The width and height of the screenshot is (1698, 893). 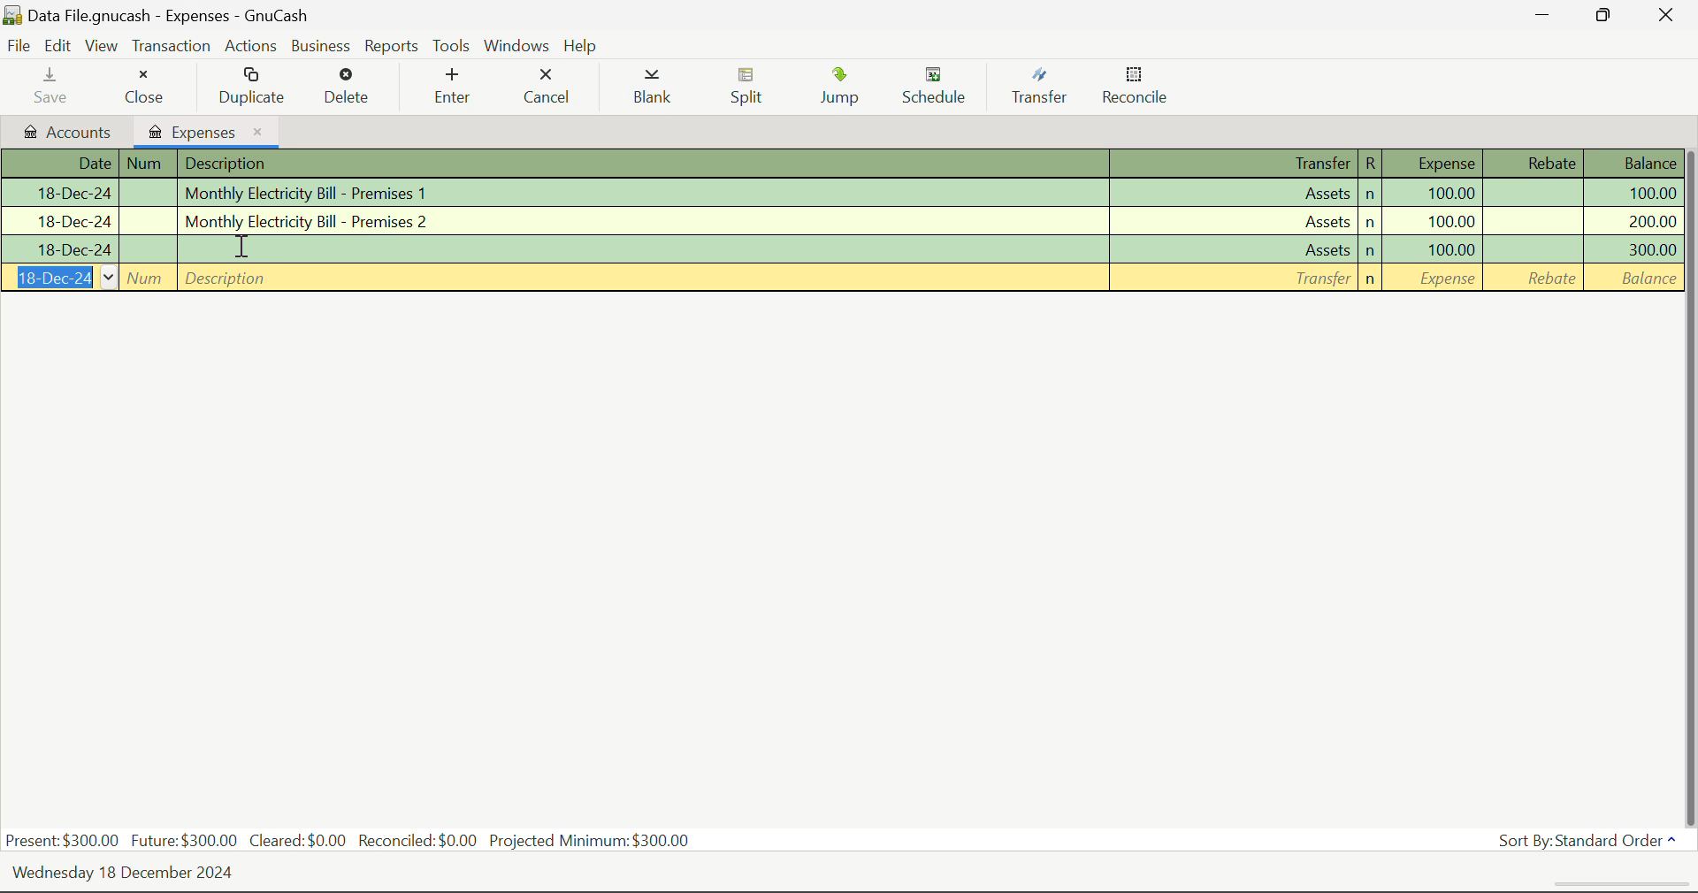 What do you see at coordinates (658, 88) in the screenshot?
I see `Blank` at bounding box center [658, 88].